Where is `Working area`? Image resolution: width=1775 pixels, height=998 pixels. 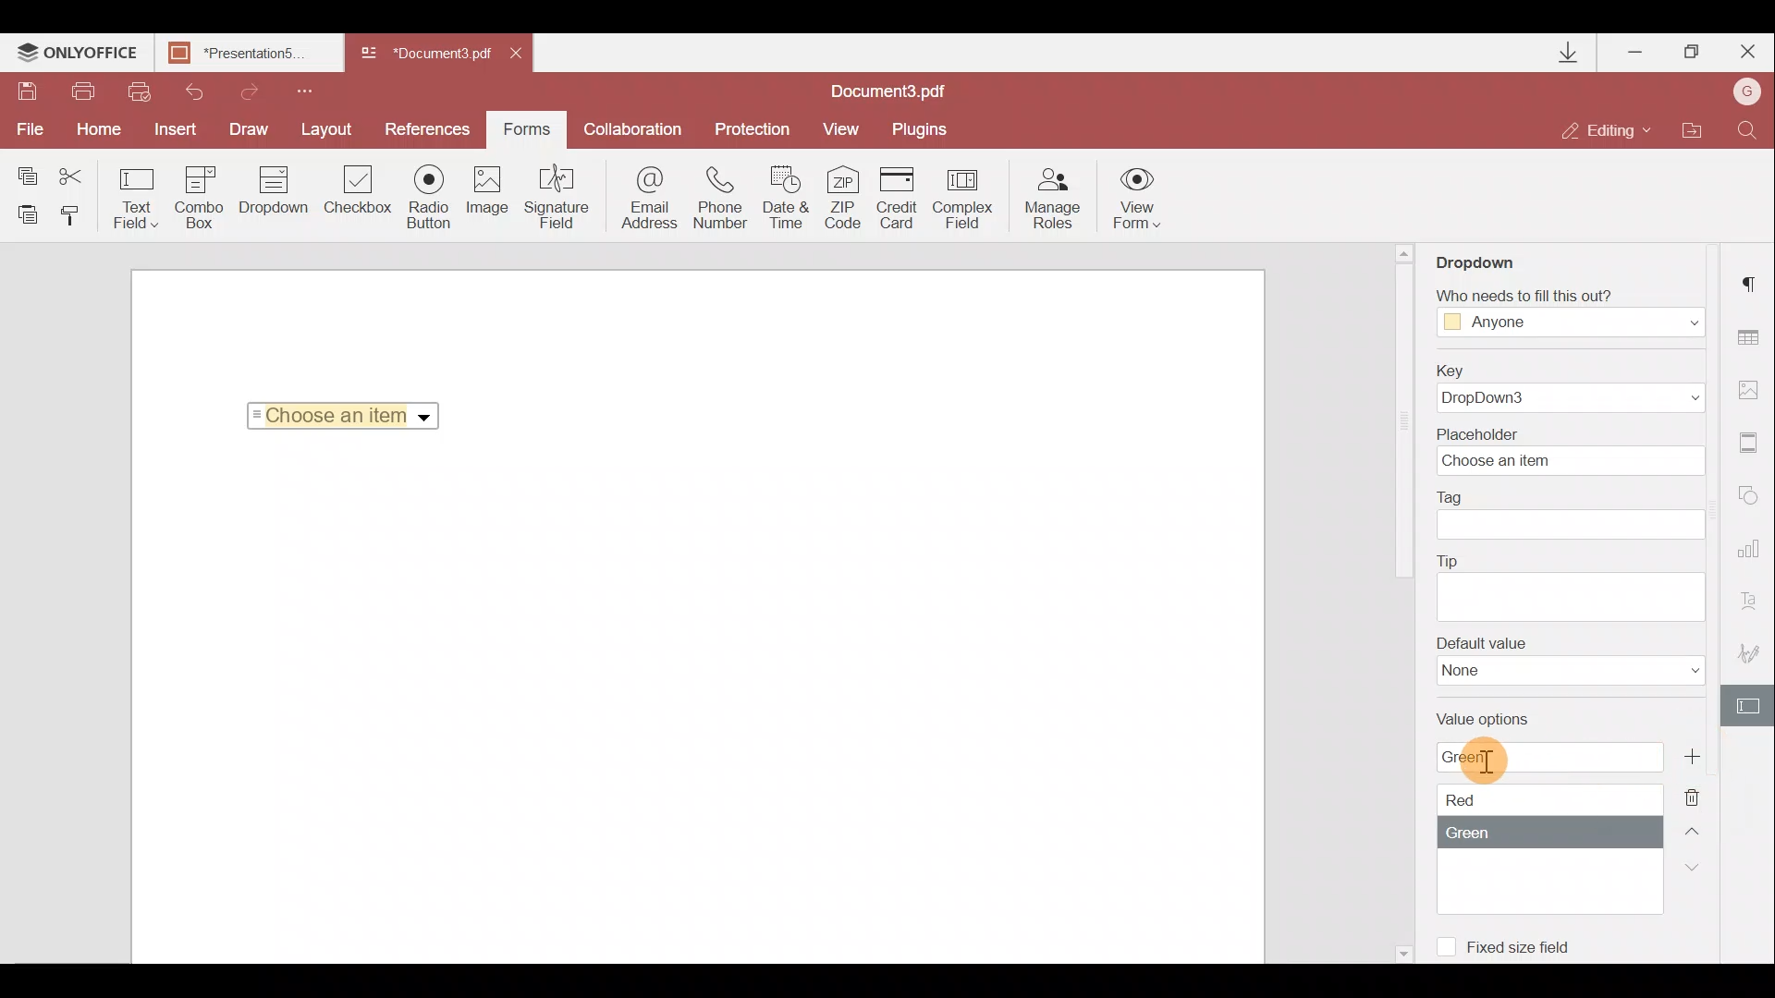 Working area is located at coordinates (695, 706).